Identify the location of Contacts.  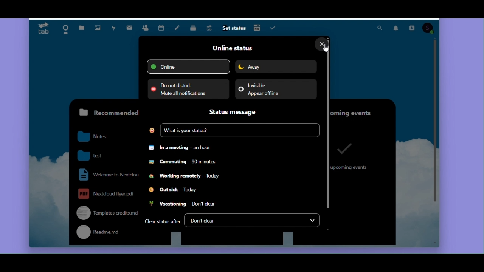
(145, 27).